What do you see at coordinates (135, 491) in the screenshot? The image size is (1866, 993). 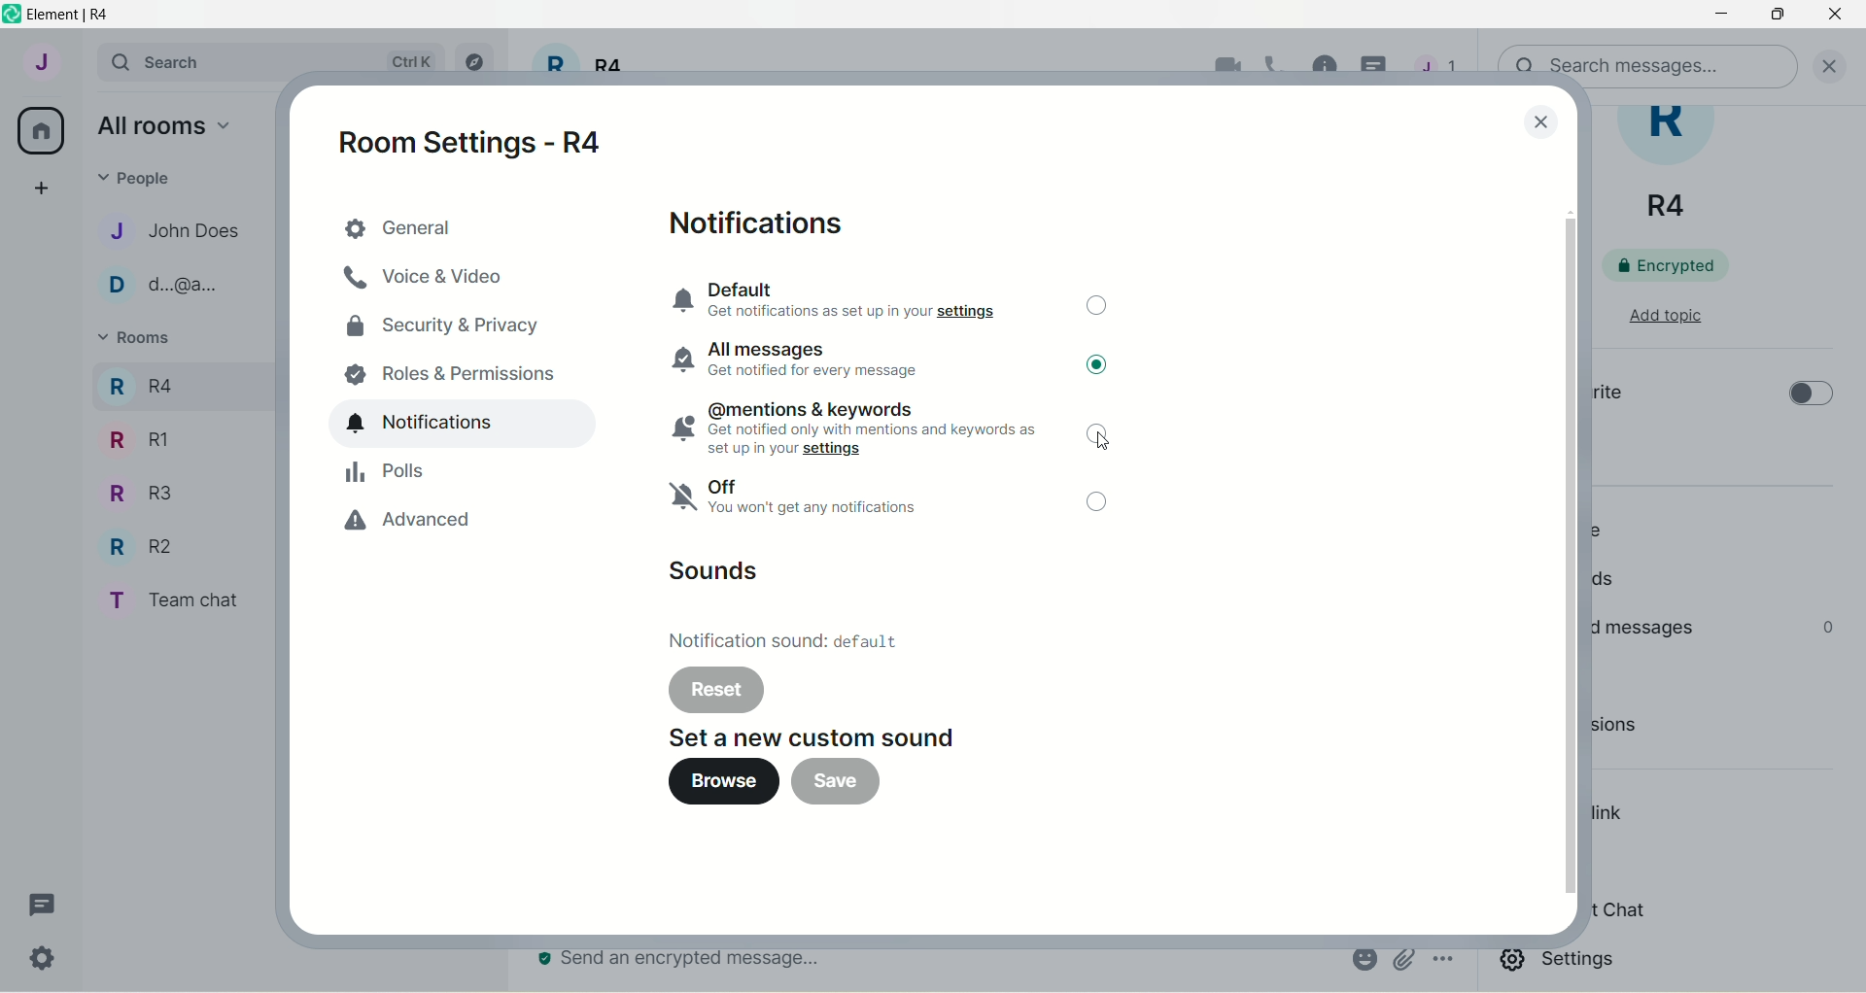 I see `R R3` at bounding box center [135, 491].